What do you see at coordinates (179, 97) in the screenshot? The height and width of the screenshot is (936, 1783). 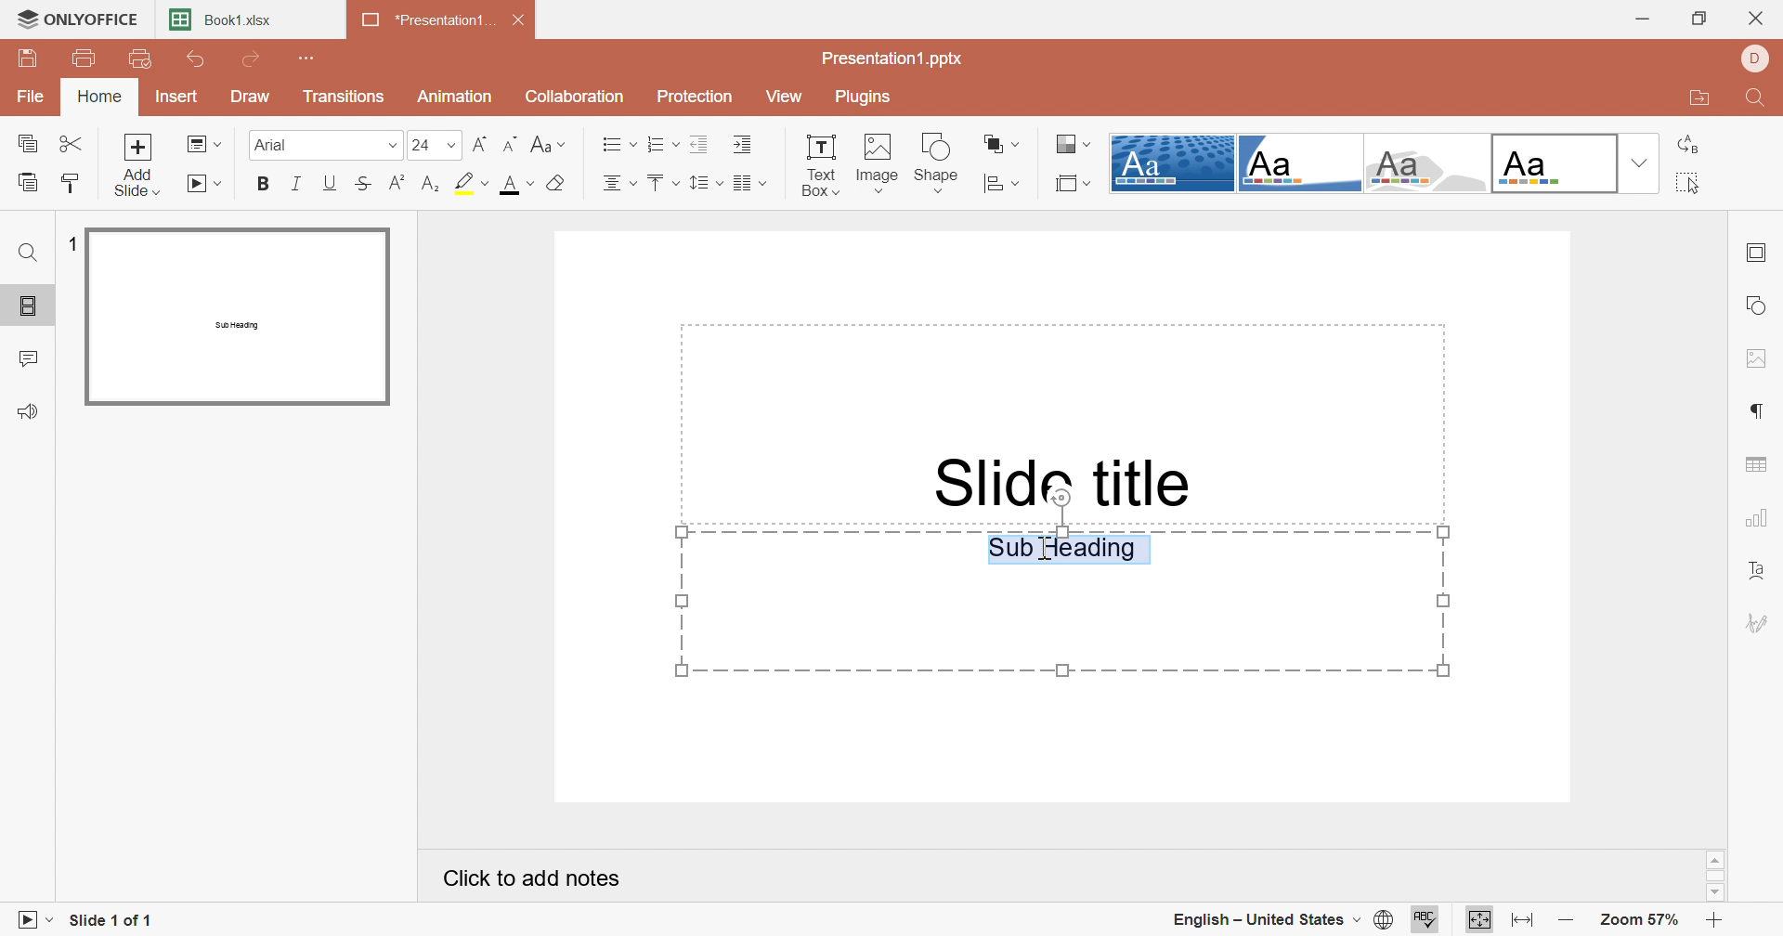 I see `Insert` at bounding box center [179, 97].